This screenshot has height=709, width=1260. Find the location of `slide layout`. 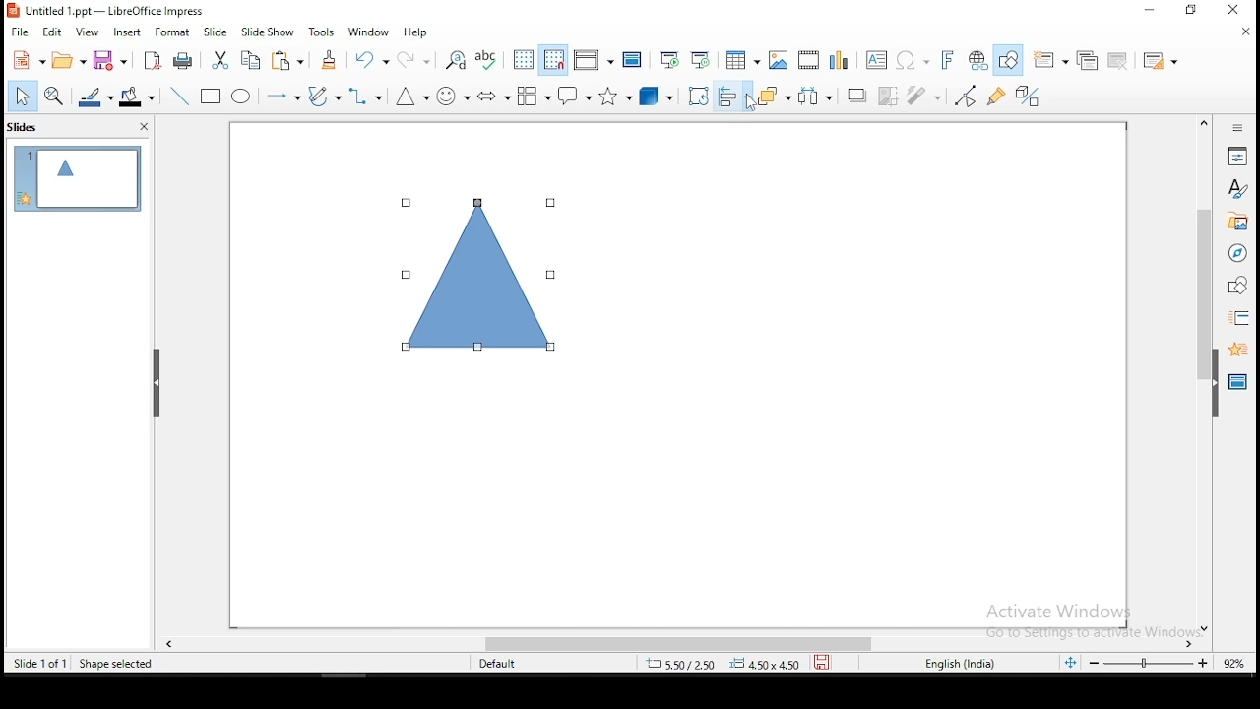

slide layout is located at coordinates (1161, 58).